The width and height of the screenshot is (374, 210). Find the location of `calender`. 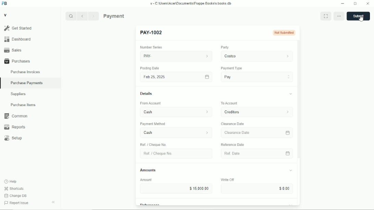

calender is located at coordinates (289, 132).